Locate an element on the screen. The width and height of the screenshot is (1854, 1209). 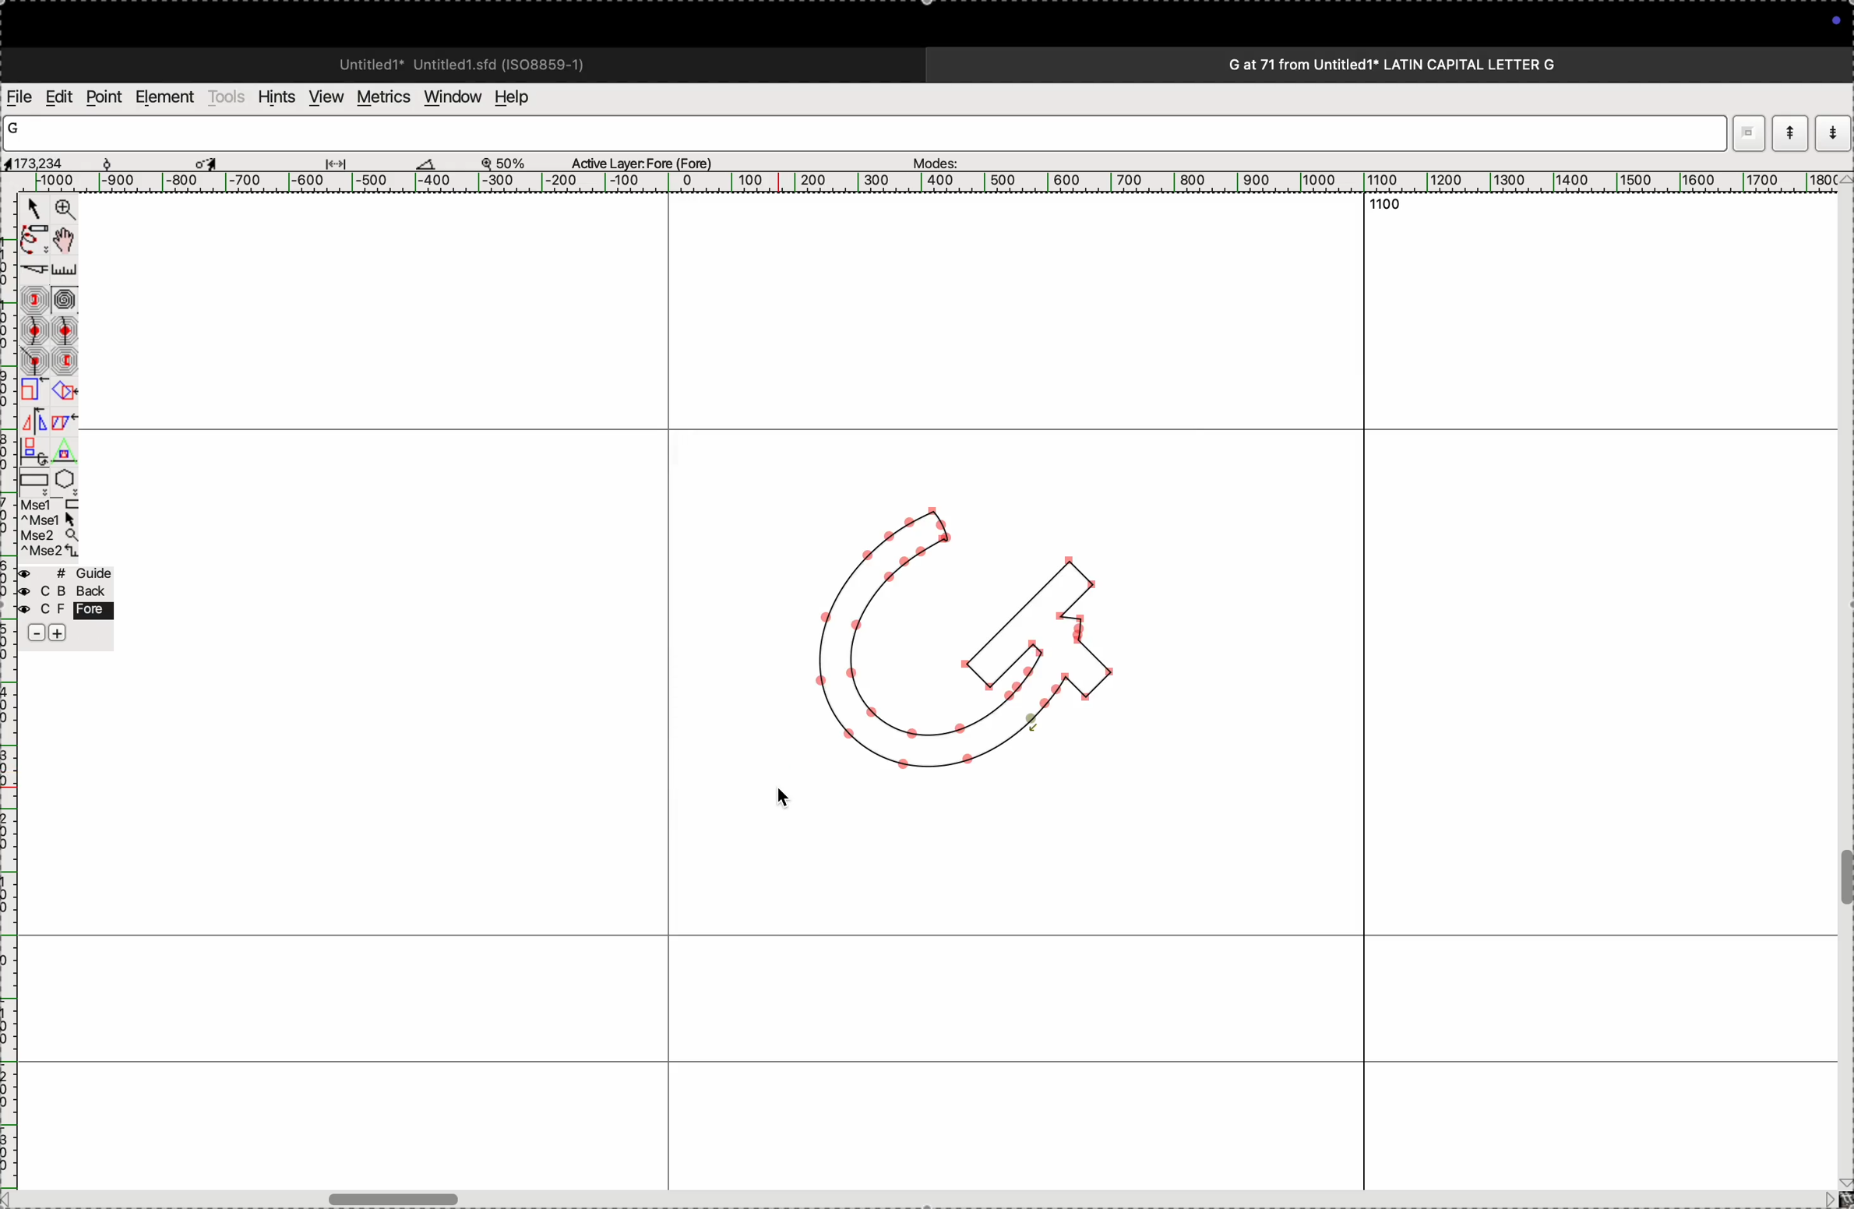
show previous word list is located at coordinates (1835, 132).